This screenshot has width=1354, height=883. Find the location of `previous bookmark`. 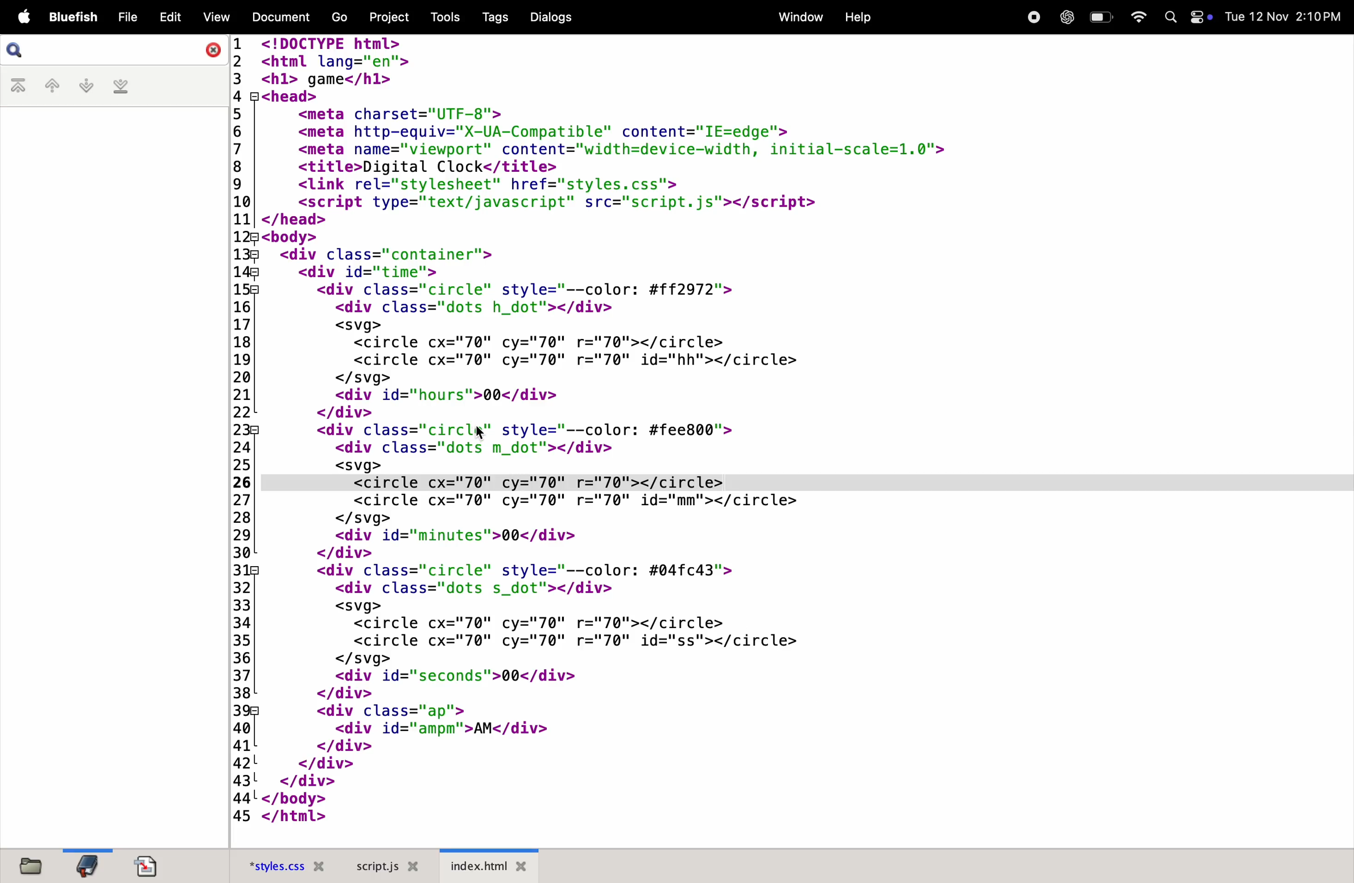

previous bookmark is located at coordinates (51, 86).